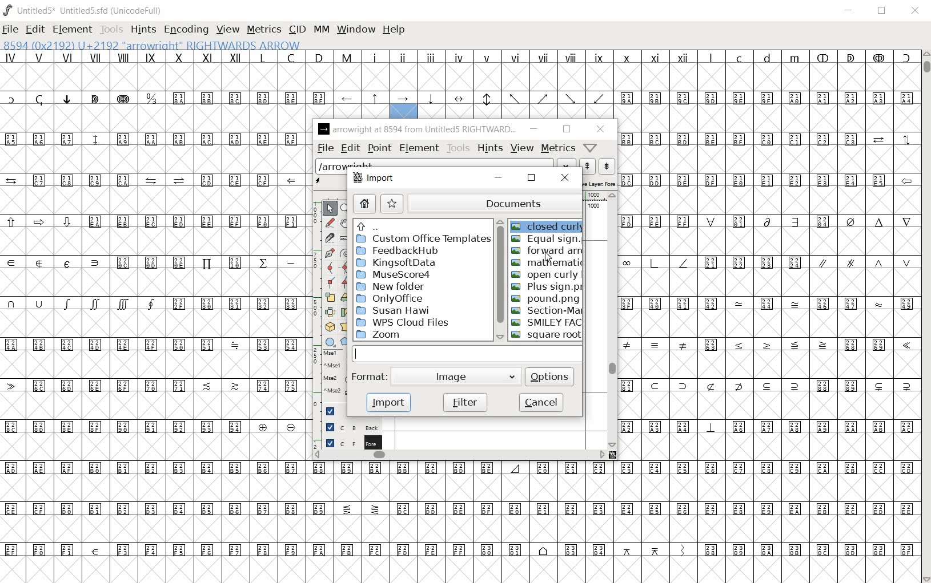  What do you see at coordinates (357, 30) in the screenshot?
I see `WINDOW` at bounding box center [357, 30].